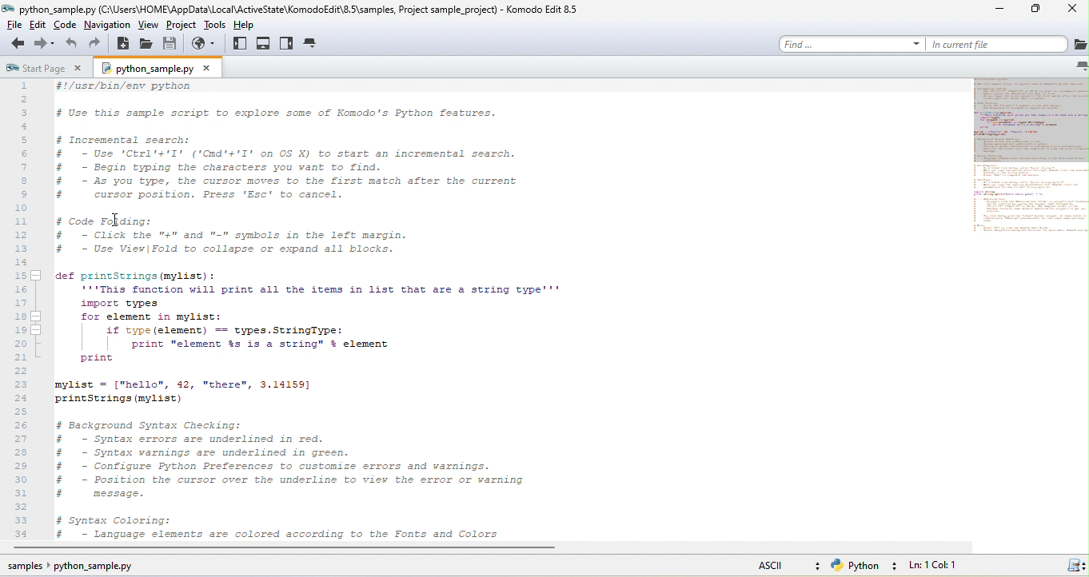 This screenshot has width=1089, height=577. What do you see at coordinates (98, 46) in the screenshot?
I see `redo` at bounding box center [98, 46].